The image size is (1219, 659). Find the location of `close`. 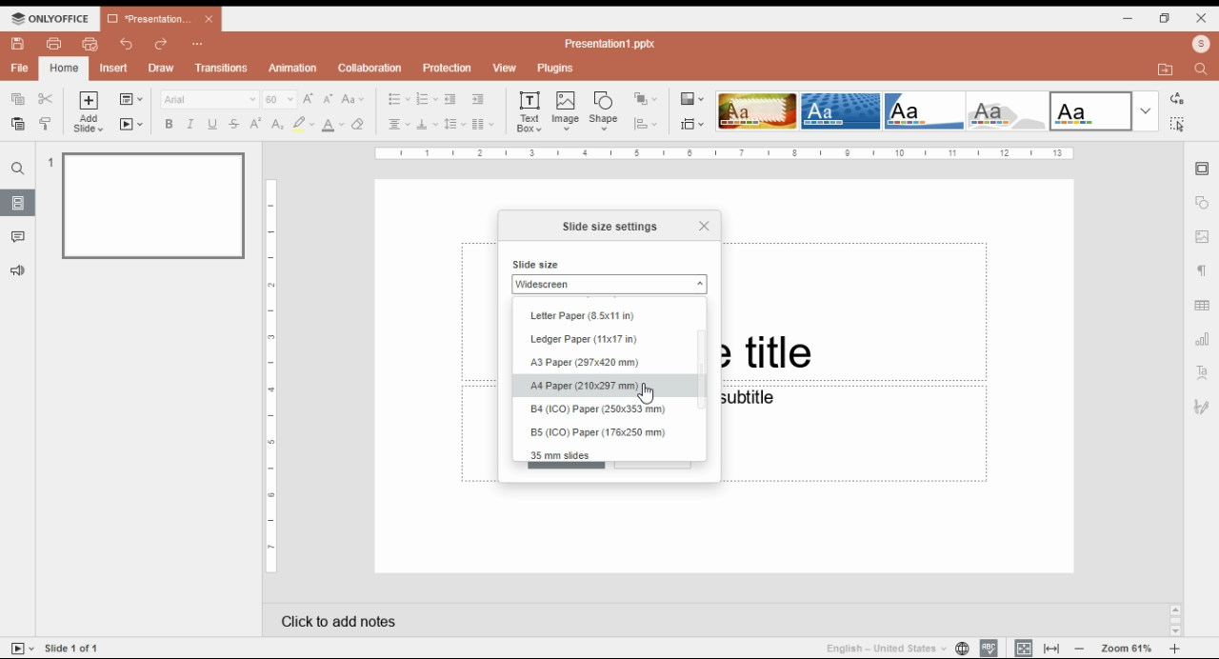

close is located at coordinates (1202, 17).